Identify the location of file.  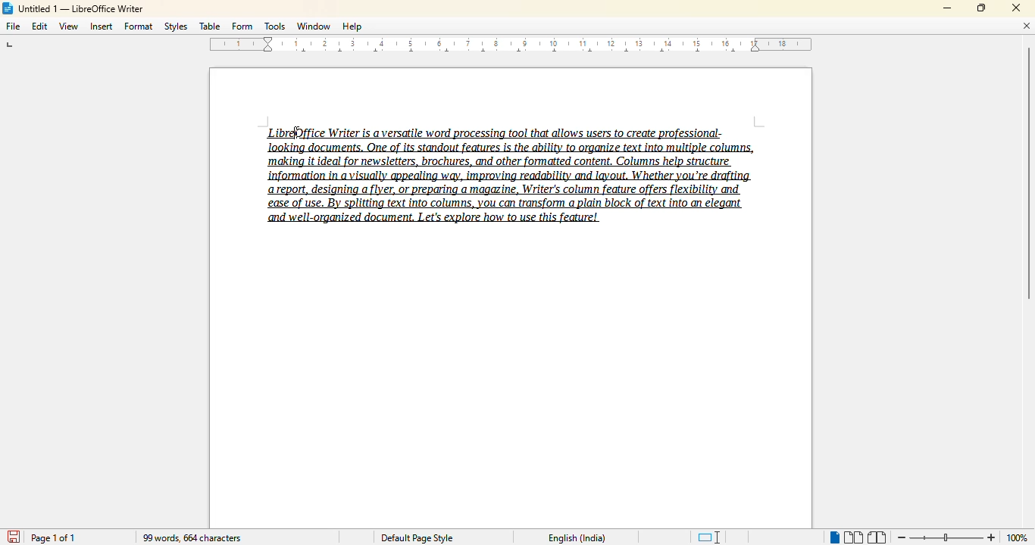
(12, 26).